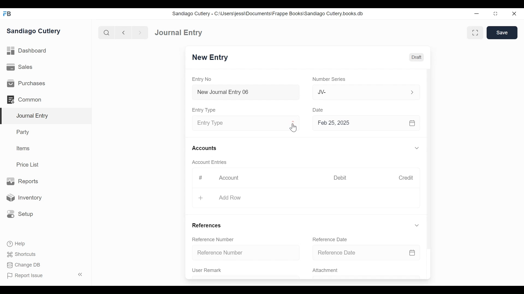 The height and width of the screenshot is (294, 524). Describe the element at coordinates (26, 83) in the screenshot. I see `Purchases` at that location.